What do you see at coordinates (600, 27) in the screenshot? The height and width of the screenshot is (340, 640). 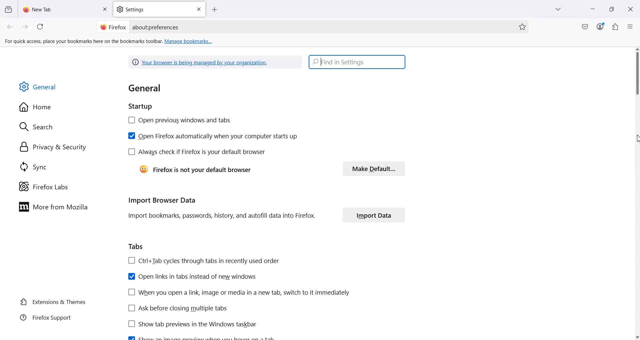 I see `Account` at bounding box center [600, 27].